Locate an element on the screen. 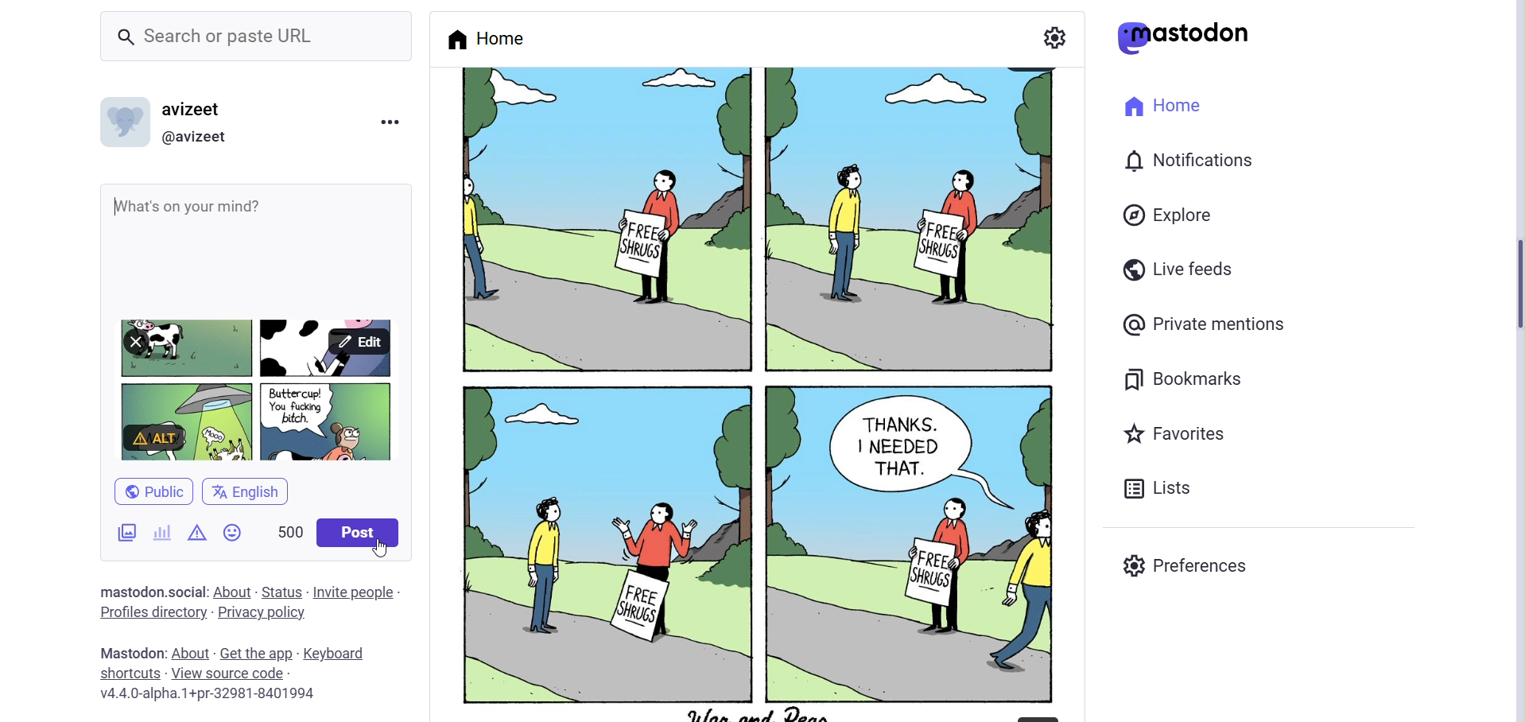 The image size is (1525, 722). Profile Picture is located at coordinates (124, 121).